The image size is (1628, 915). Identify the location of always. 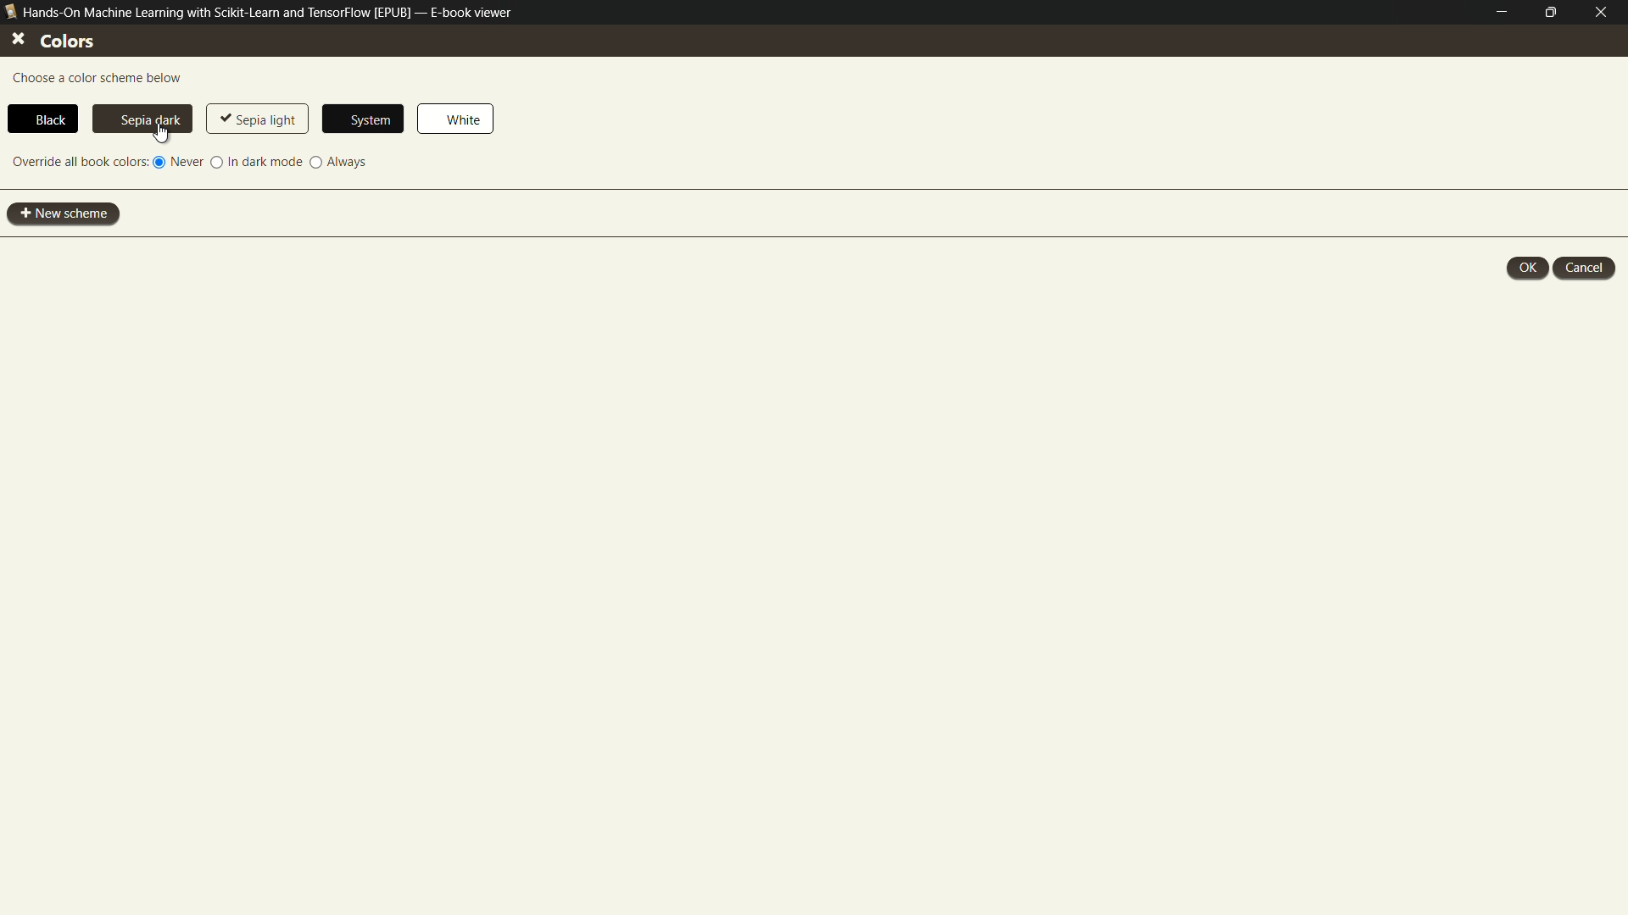
(342, 164).